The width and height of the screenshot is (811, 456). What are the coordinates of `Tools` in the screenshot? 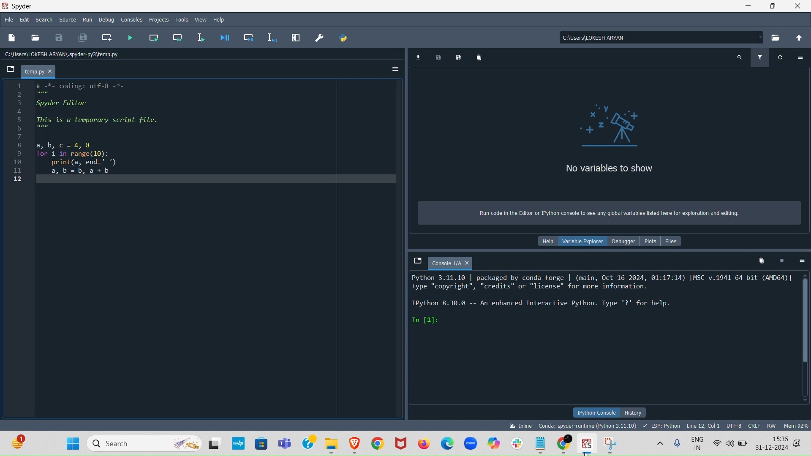 It's located at (182, 19).